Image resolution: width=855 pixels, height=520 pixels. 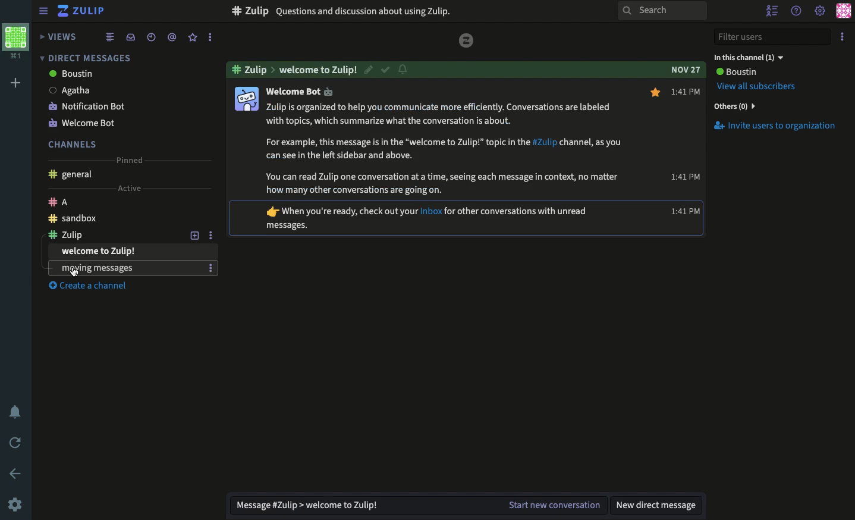 What do you see at coordinates (115, 236) in the screenshot?
I see `channel zulip` at bounding box center [115, 236].